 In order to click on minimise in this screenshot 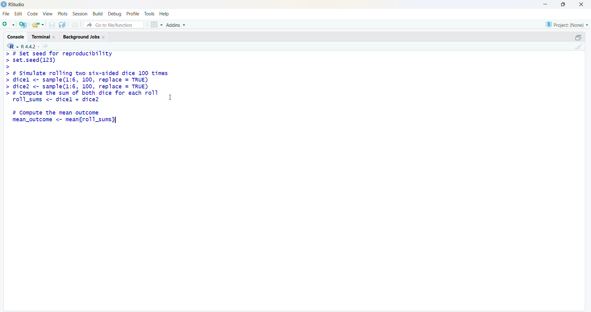, I will do `click(546, 4)`.